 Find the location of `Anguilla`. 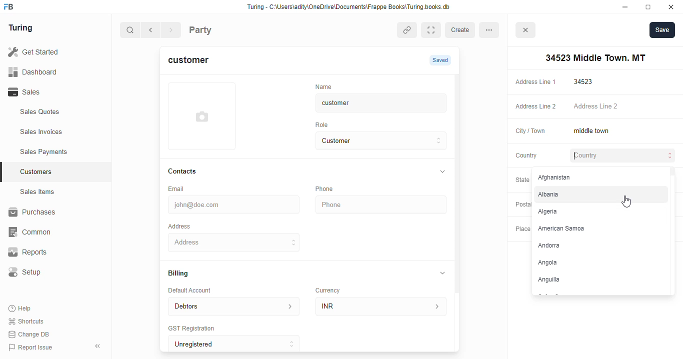

Anguilla is located at coordinates (595, 279).